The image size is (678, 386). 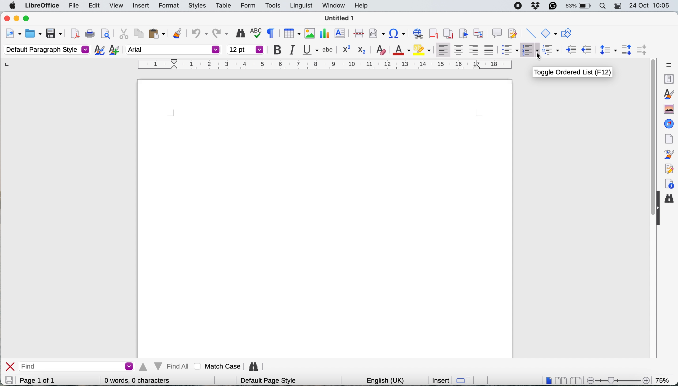 What do you see at coordinates (13, 6) in the screenshot?
I see `system logo` at bounding box center [13, 6].